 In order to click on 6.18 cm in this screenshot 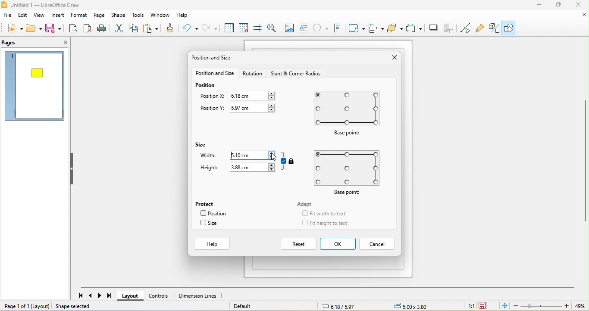, I will do `click(255, 96)`.